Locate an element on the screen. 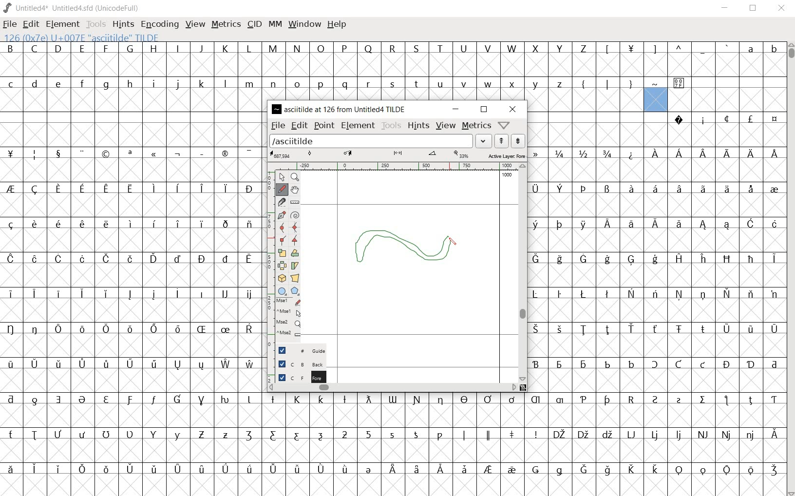 This screenshot has height=496, width=795. FILE is located at coordinates (10, 23).